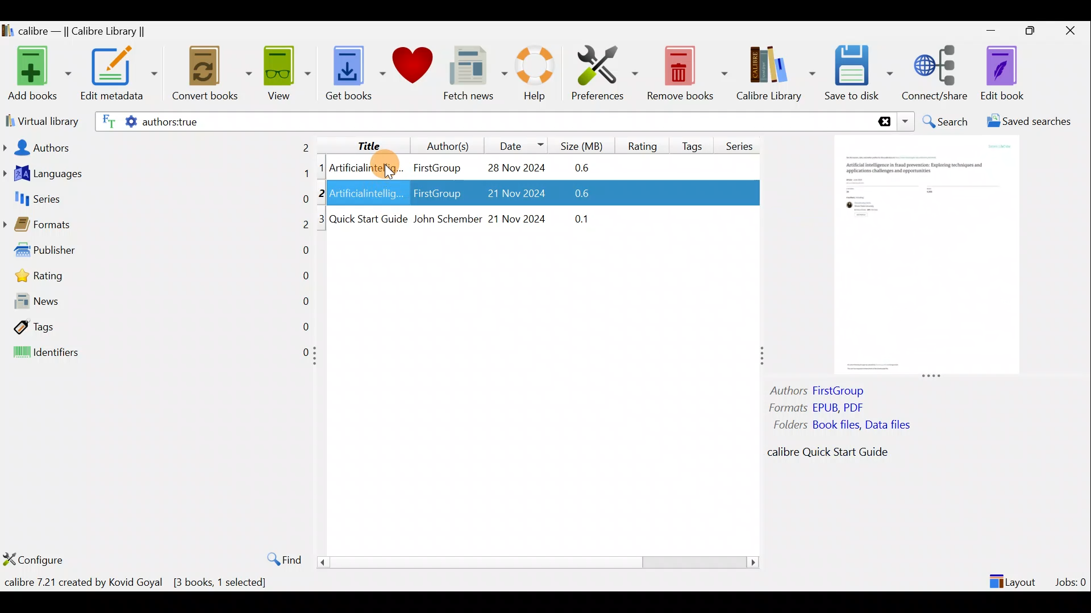 The image size is (1091, 613). I want to click on Authors, so click(157, 146).